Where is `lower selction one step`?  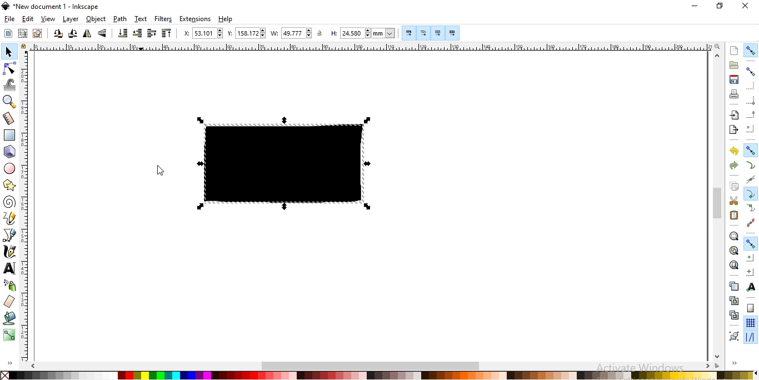 lower selction one step is located at coordinates (137, 33).